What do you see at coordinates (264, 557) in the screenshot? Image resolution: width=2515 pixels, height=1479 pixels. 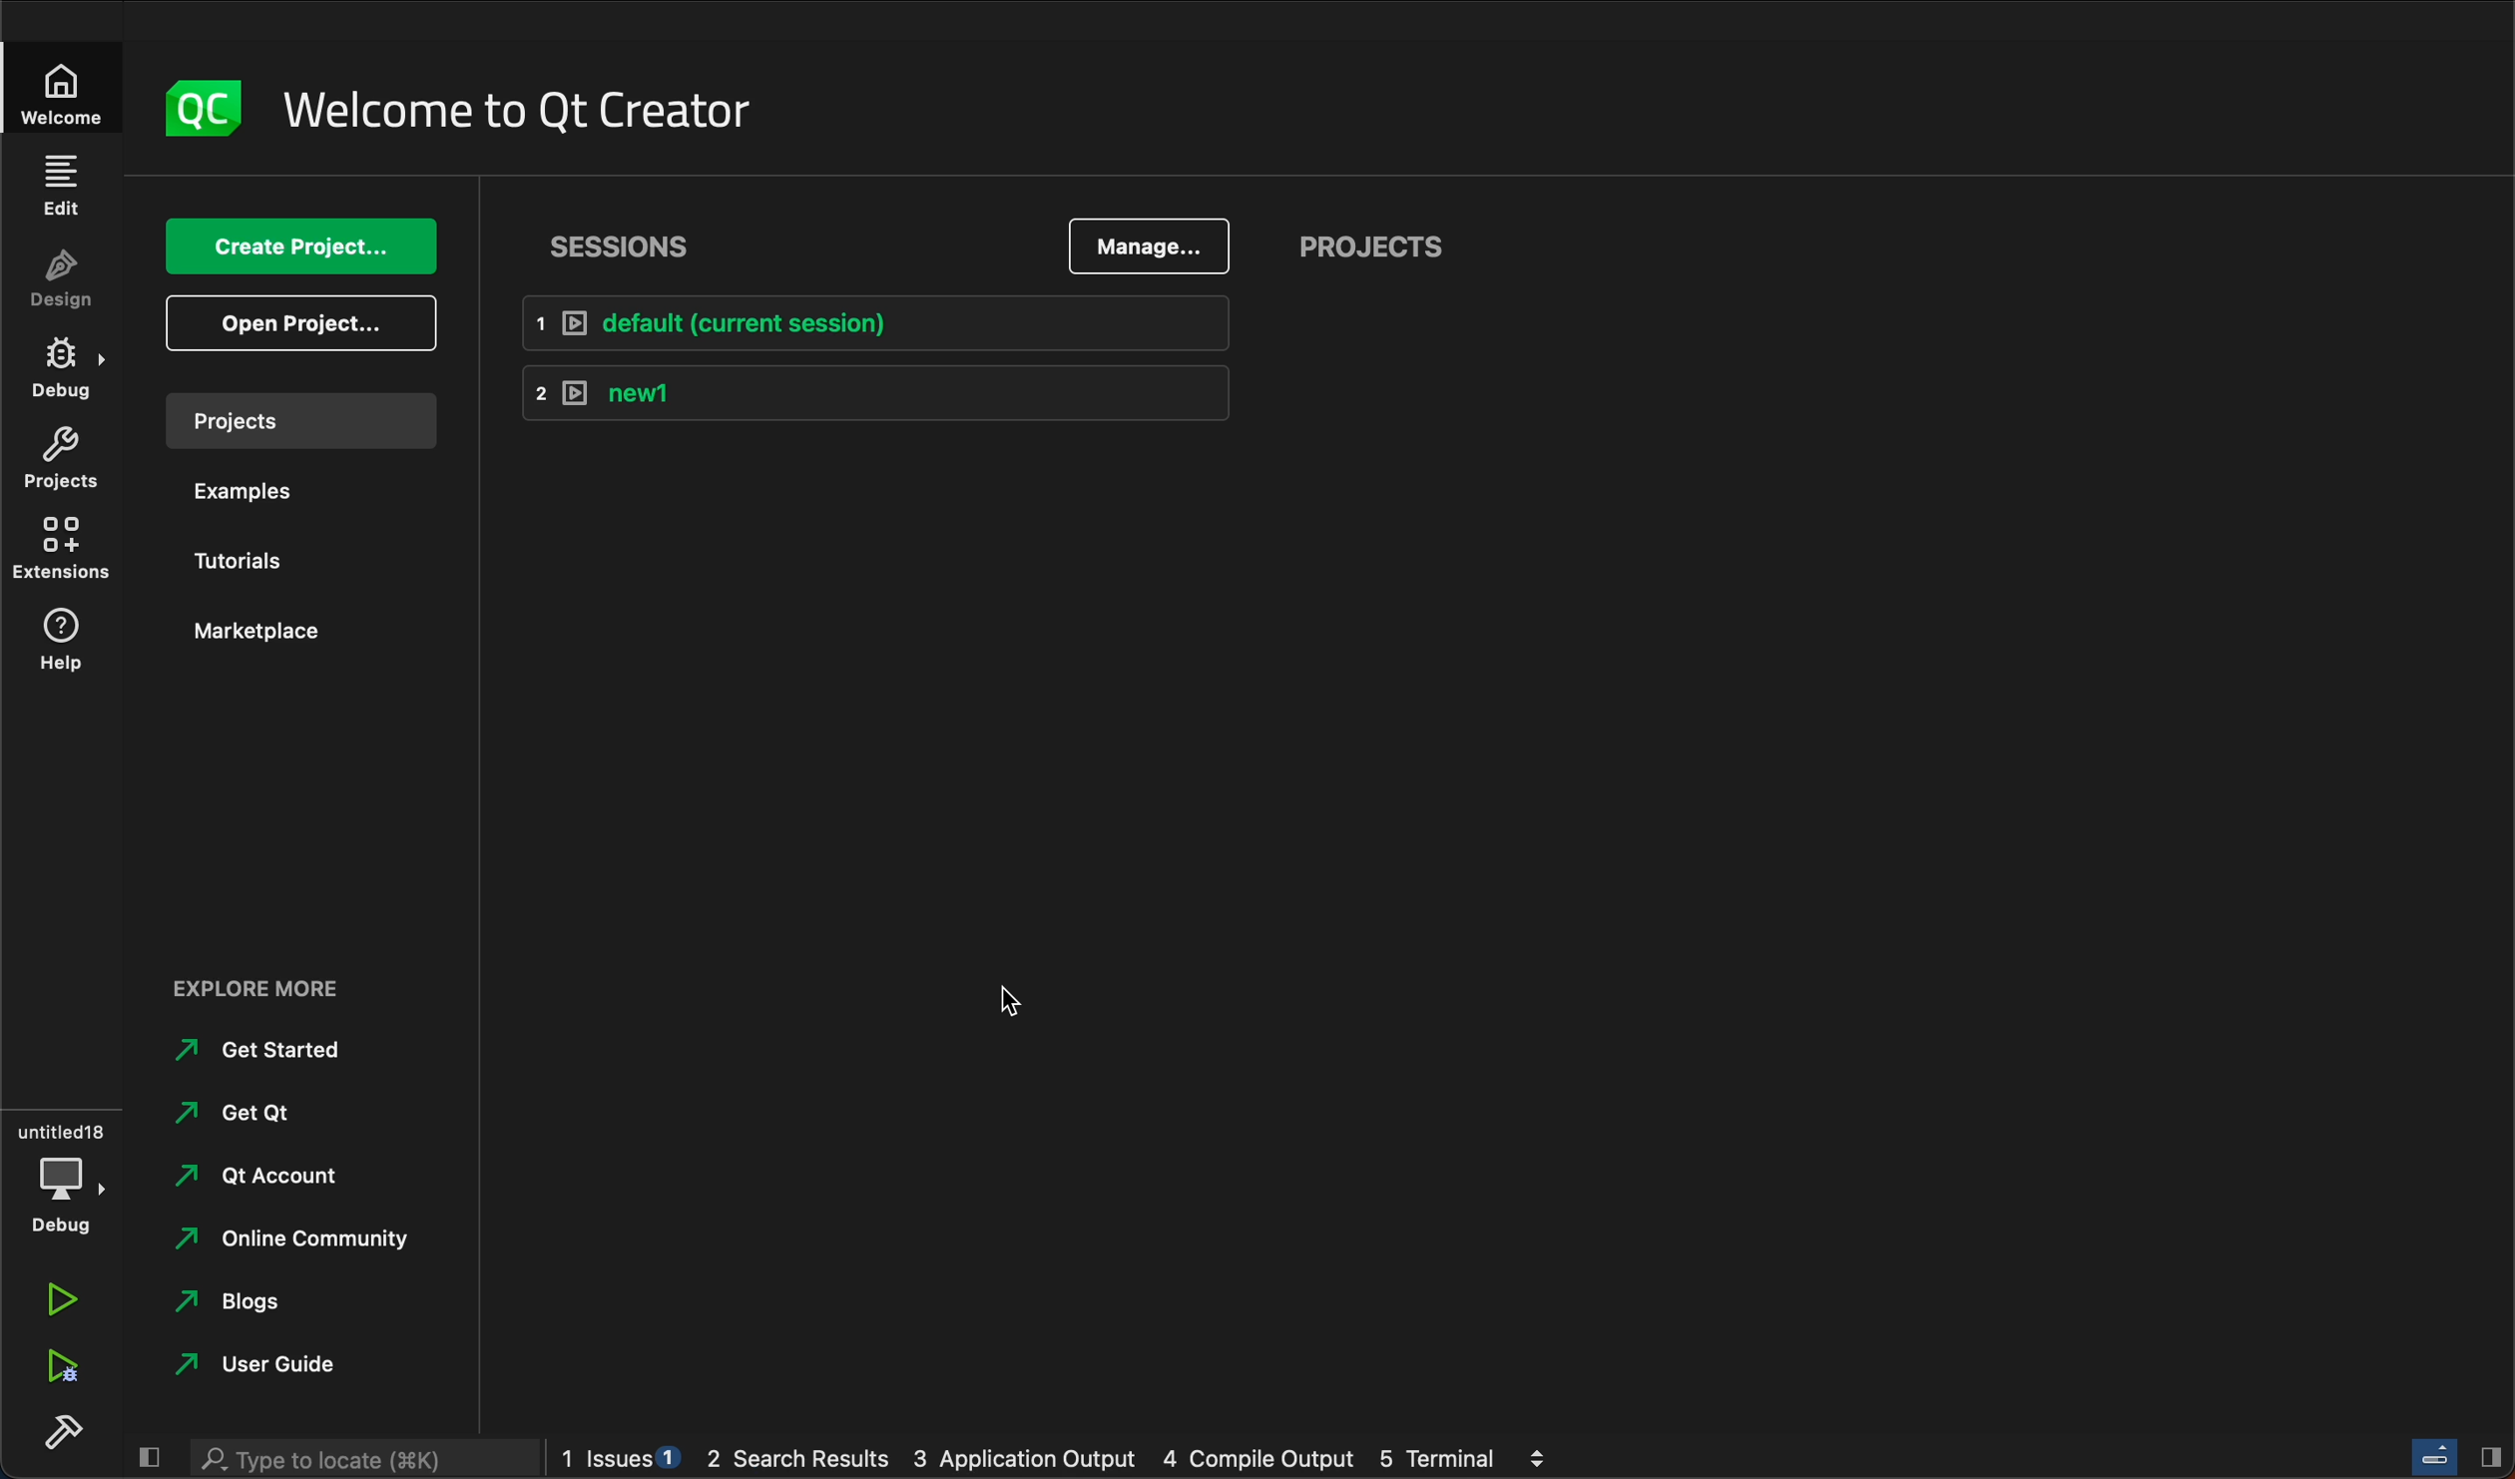 I see `tutorials` at bounding box center [264, 557].